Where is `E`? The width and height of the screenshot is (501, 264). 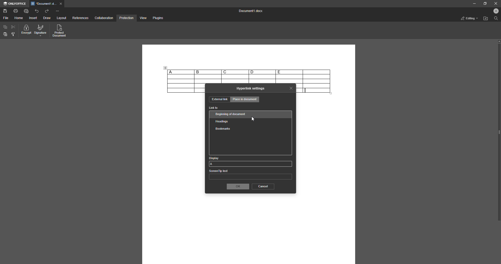 E is located at coordinates (289, 72).